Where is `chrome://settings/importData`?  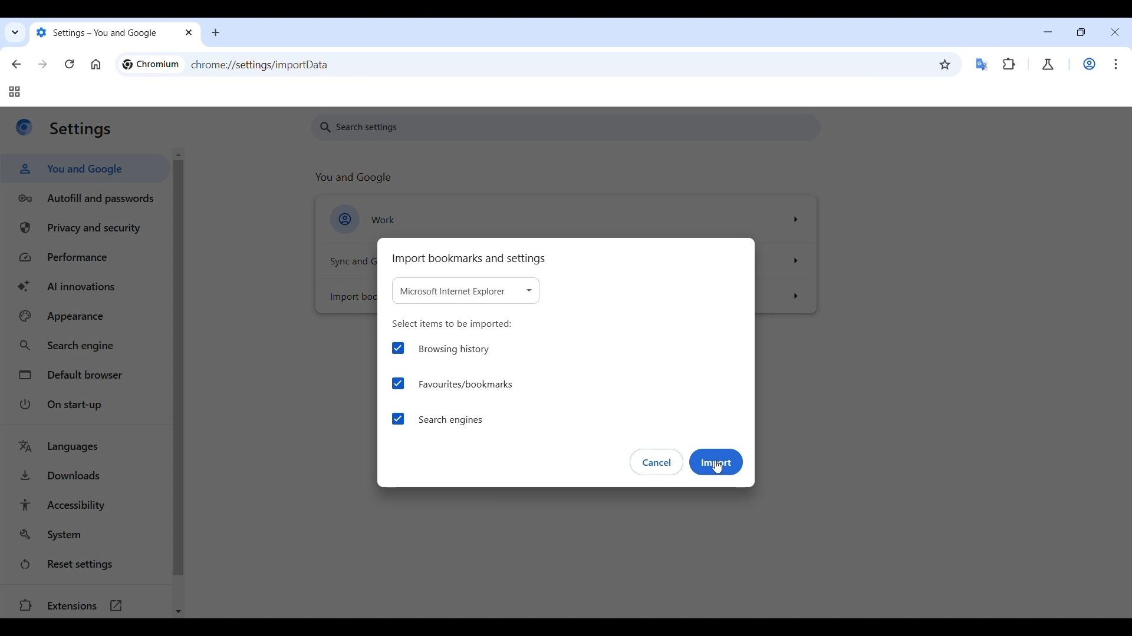
chrome://settings/importData is located at coordinates (259, 65).